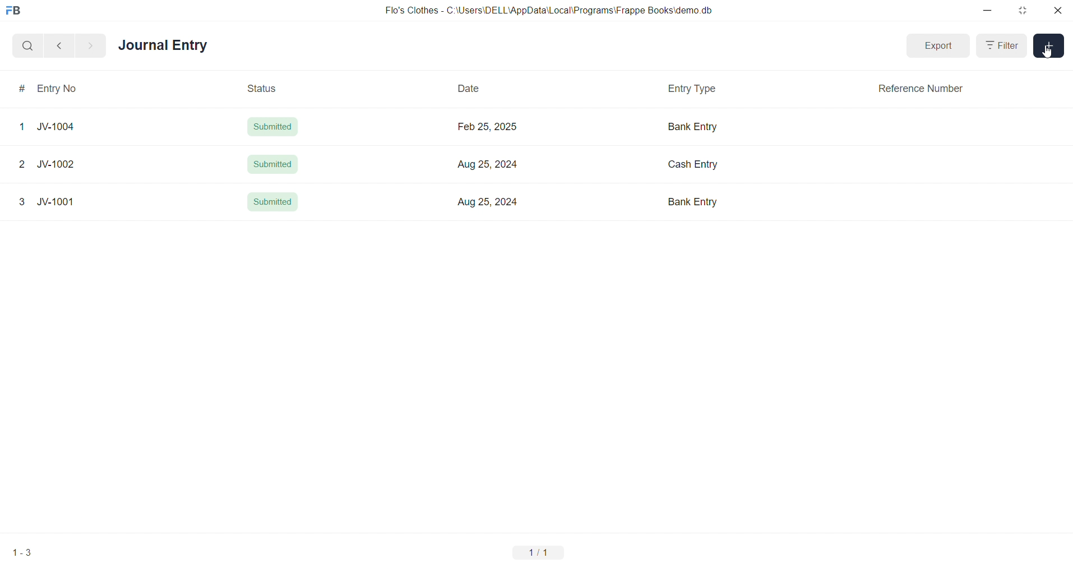 Image resolution: width=1073 pixels, height=572 pixels. Describe the element at coordinates (56, 202) in the screenshot. I see `JV-1001` at that location.